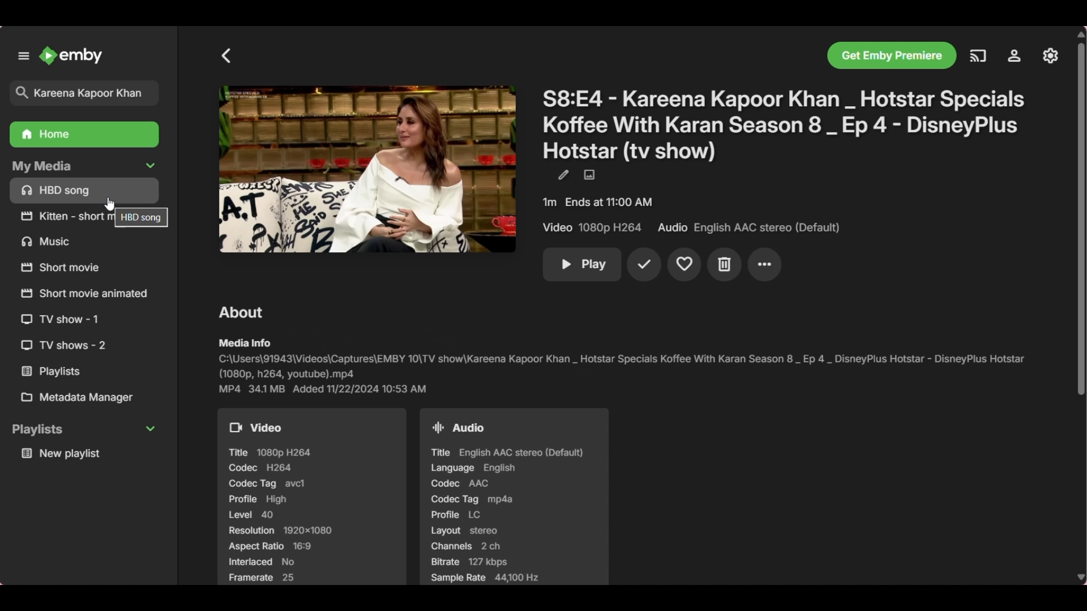  What do you see at coordinates (83, 429) in the screenshot?
I see `Collapse Playlists` at bounding box center [83, 429].